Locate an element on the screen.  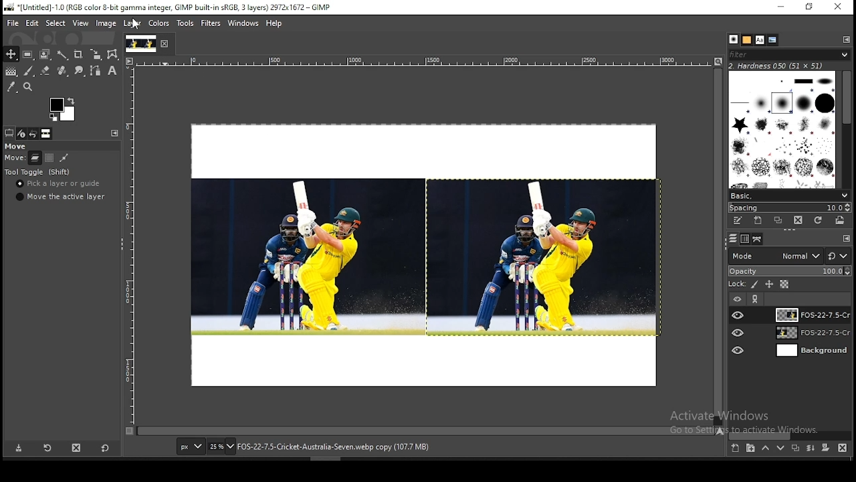
restore to defaults is located at coordinates (106, 447).